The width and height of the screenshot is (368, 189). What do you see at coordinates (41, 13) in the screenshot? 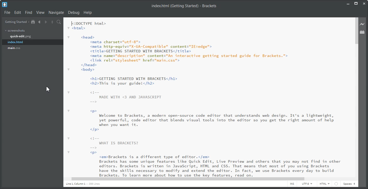
I see `View` at bounding box center [41, 13].